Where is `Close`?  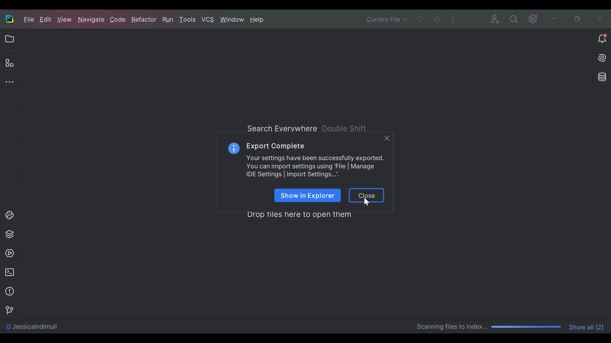
Close is located at coordinates (367, 197).